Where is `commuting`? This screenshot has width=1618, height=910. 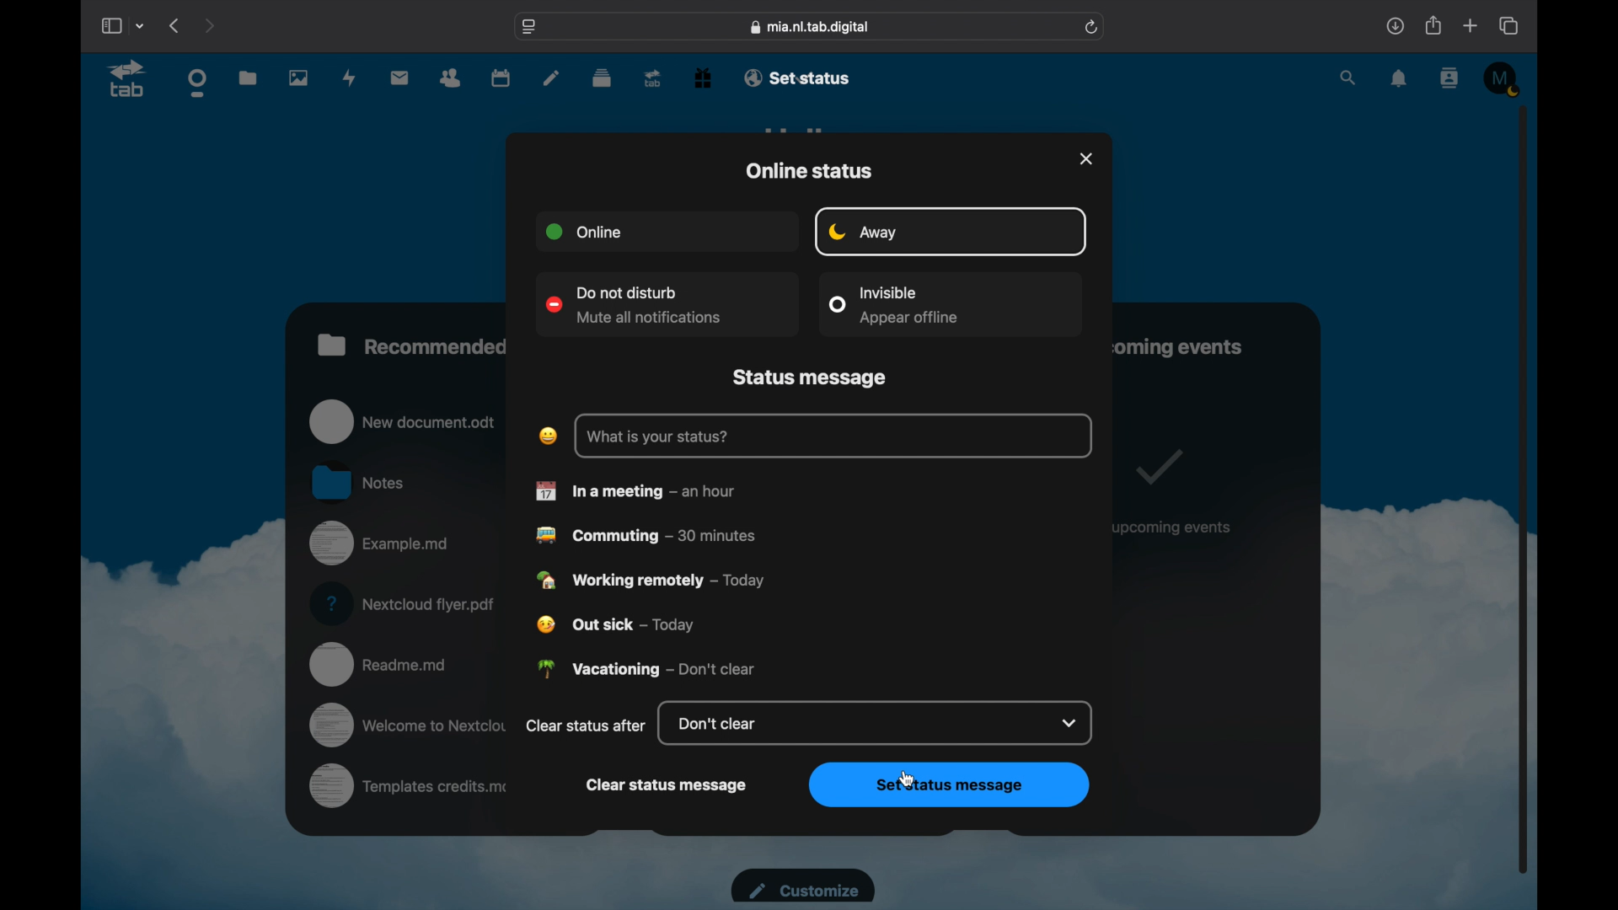
commuting is located at coordinates (646, 535).